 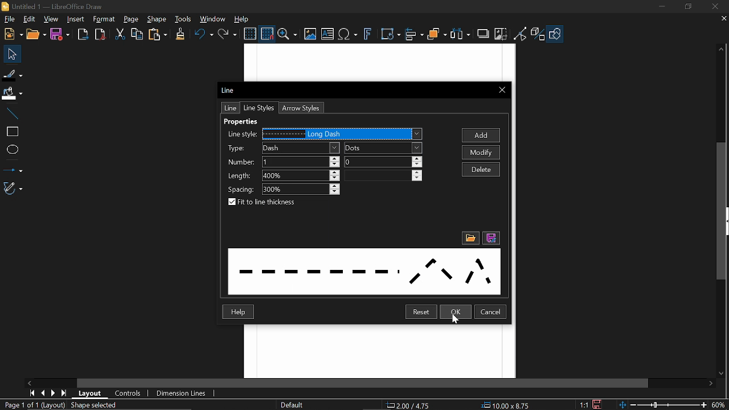 I want to click on Properties, so click(x=248, y=122).